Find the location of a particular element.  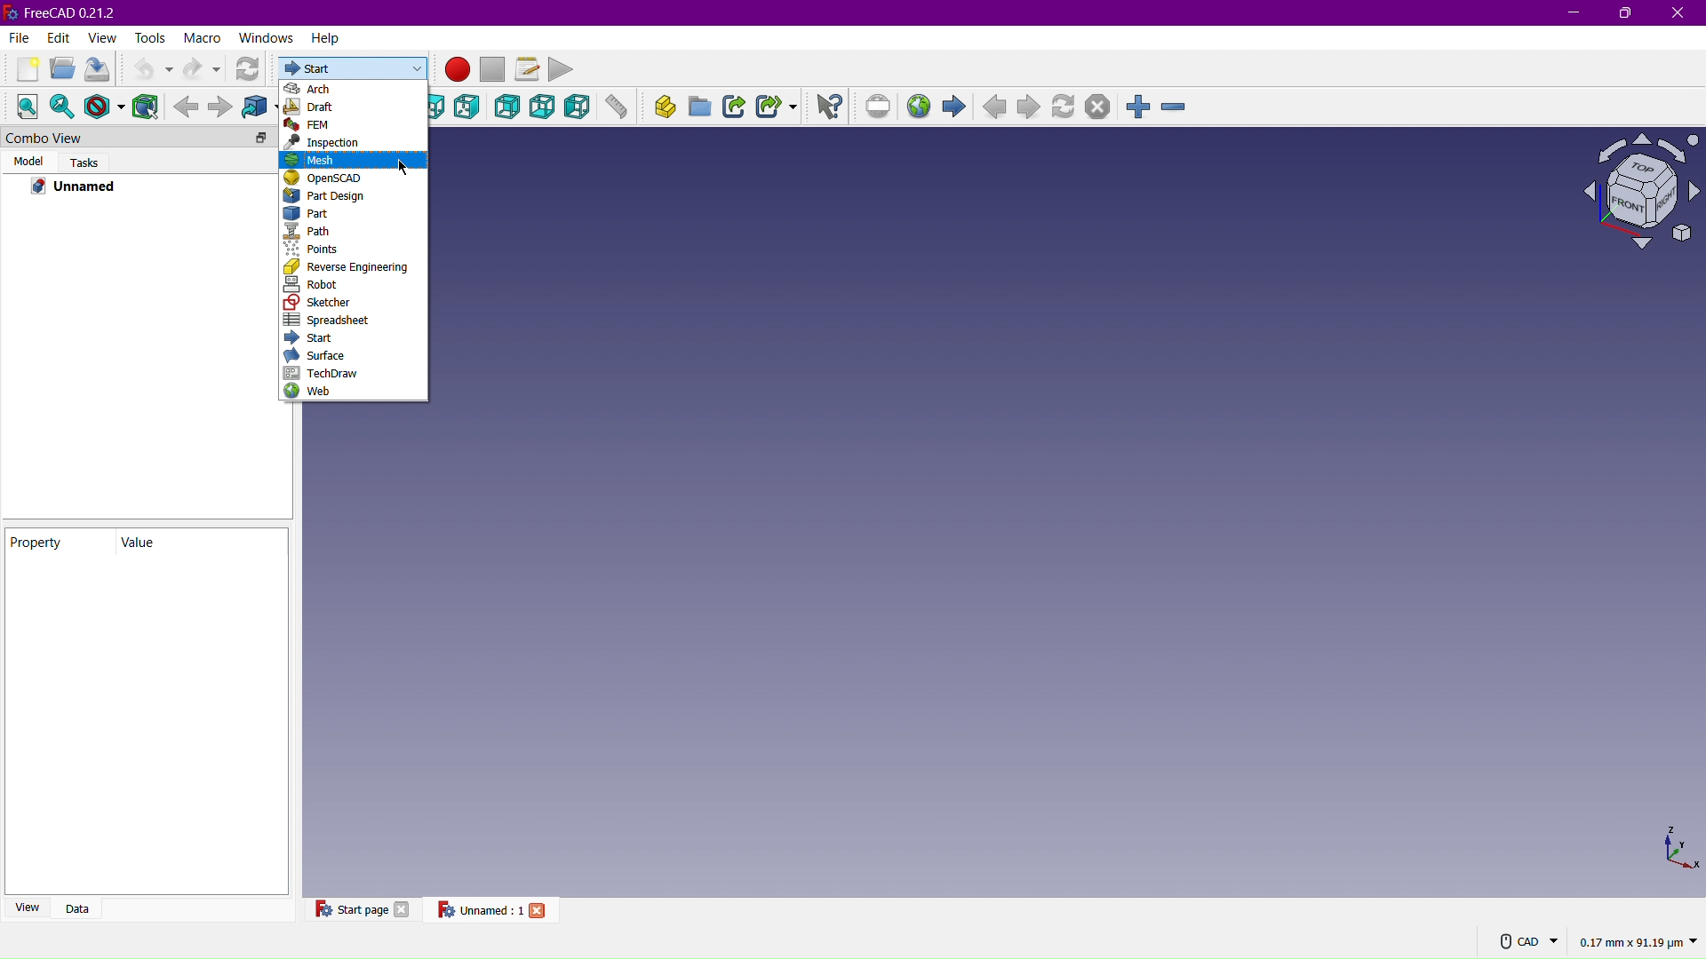

Close is located at coordinates (1678, 13).